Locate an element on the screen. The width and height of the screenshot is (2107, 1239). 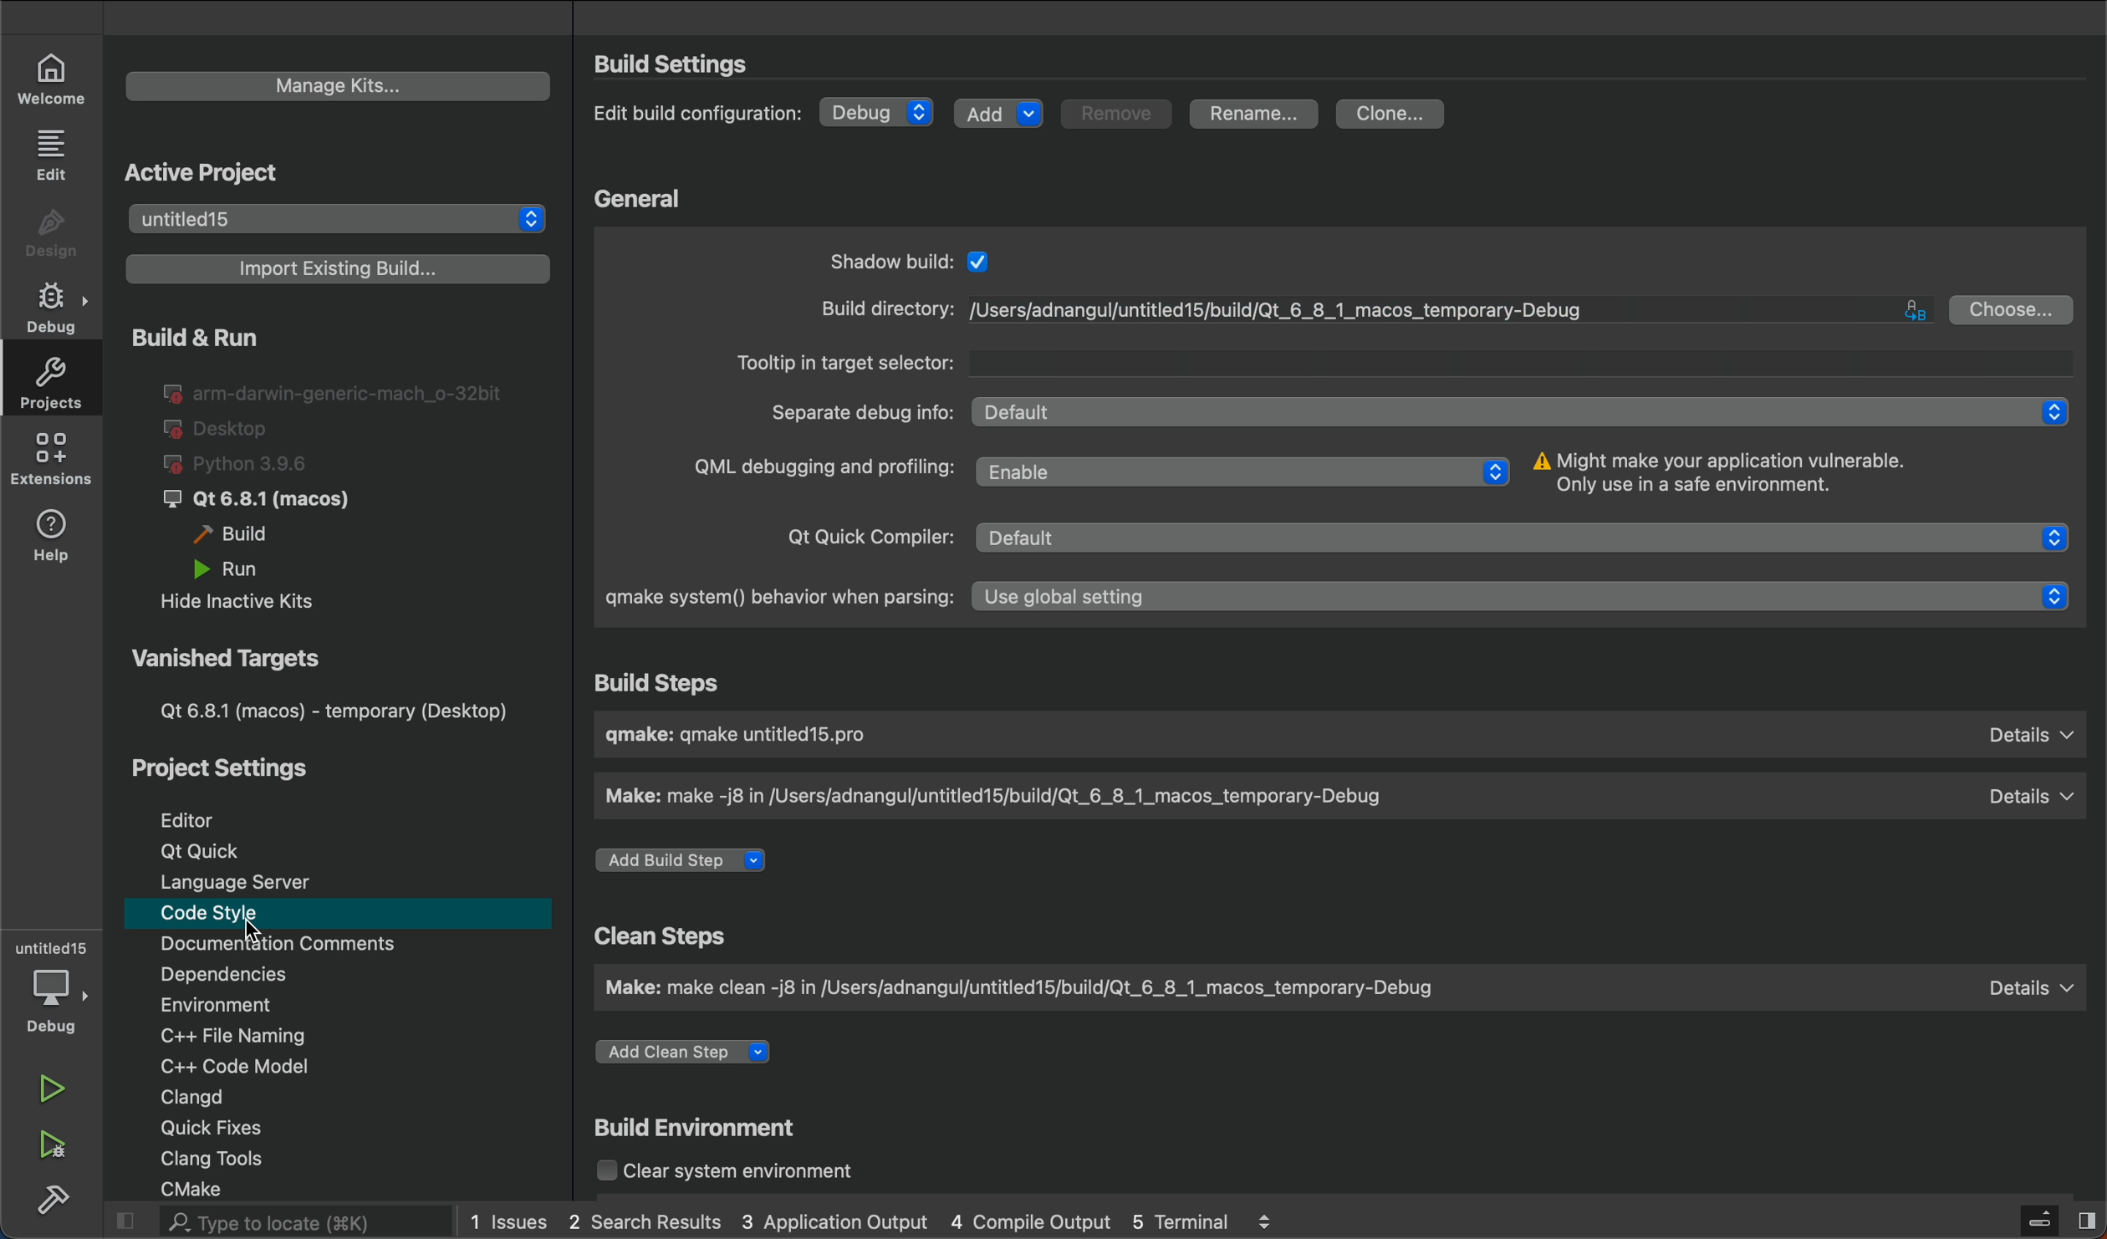
general is located at coordinates (645, 198).